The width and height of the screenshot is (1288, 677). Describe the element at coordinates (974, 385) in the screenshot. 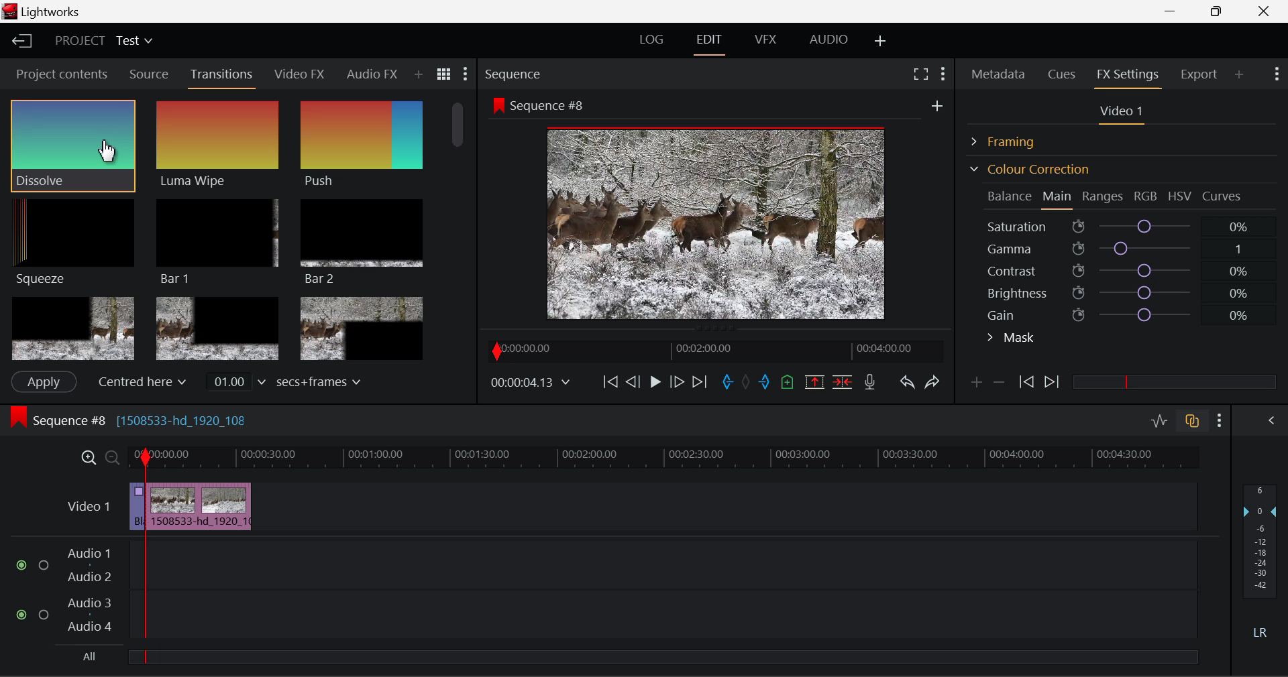

I see `Add keyframe` at that location.